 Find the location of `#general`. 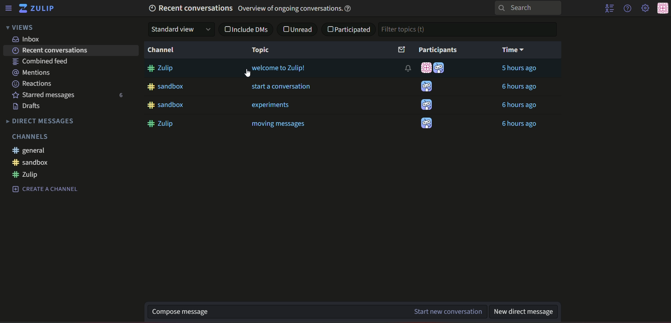

#general is located at coordinates (31, 151).